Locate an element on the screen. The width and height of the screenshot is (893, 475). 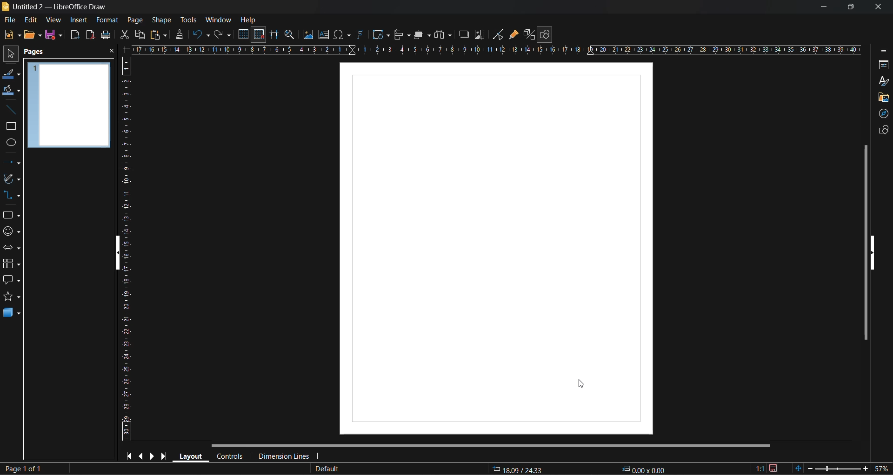
insert is located at coordinates (80, 19).